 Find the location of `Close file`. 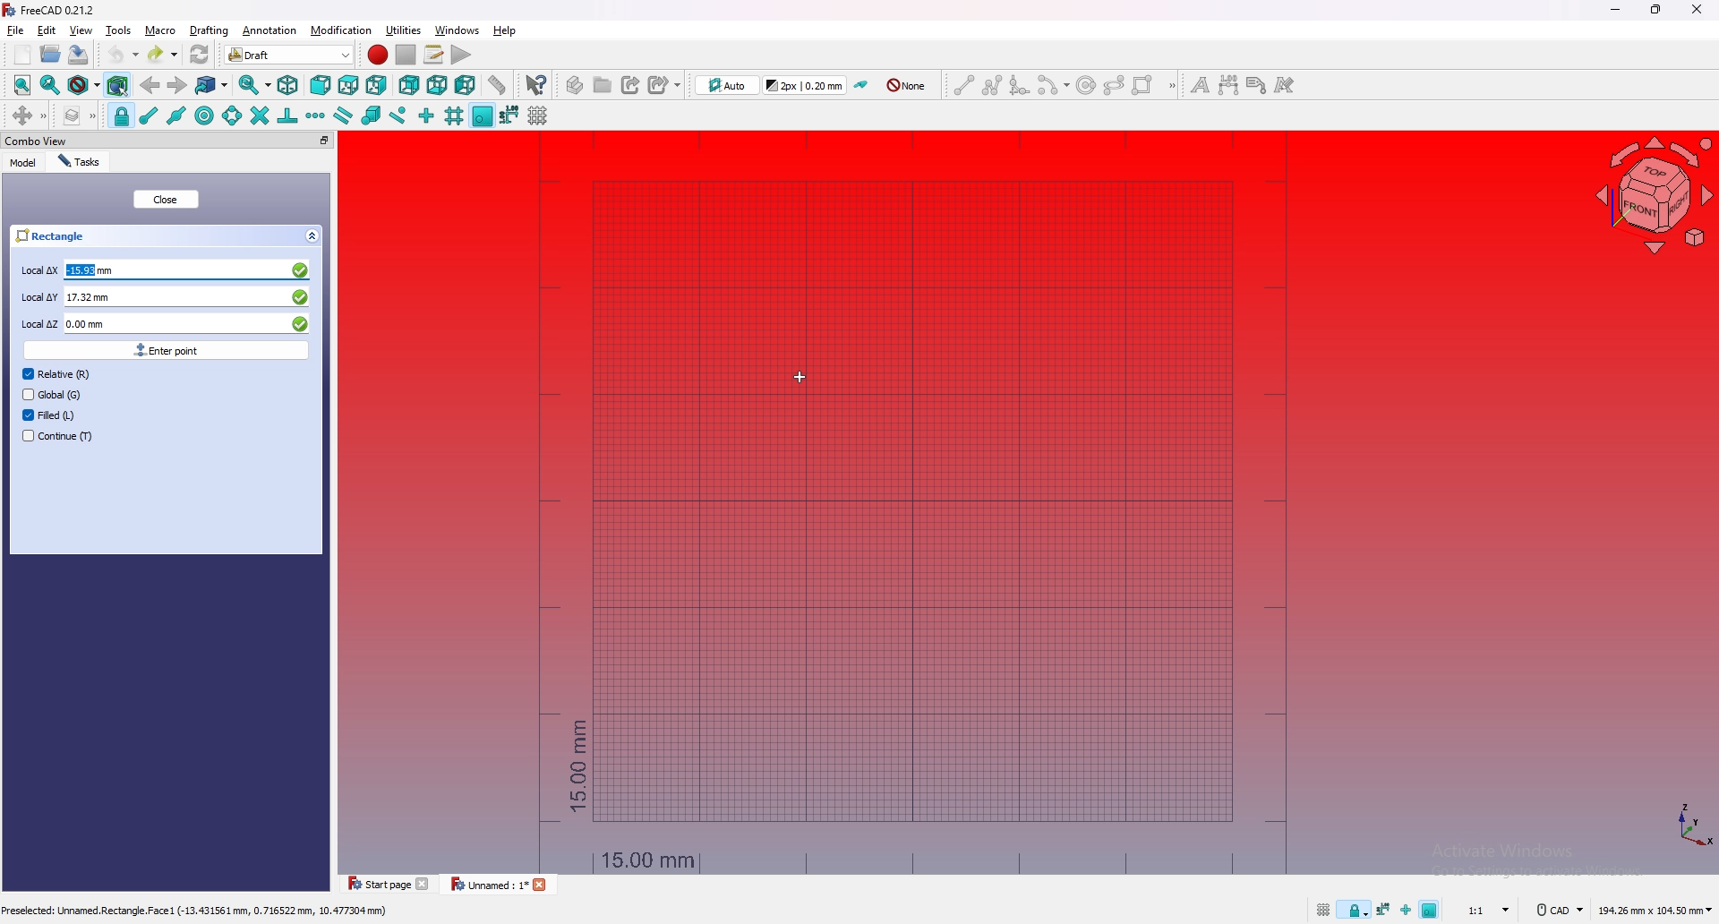

Close file is located at coordinates (425, 884).